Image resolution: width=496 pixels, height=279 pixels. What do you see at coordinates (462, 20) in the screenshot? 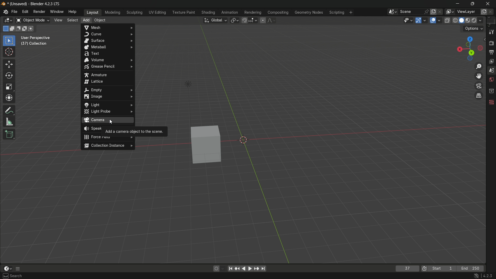
I see `solid` at bounding box center [462, 20].